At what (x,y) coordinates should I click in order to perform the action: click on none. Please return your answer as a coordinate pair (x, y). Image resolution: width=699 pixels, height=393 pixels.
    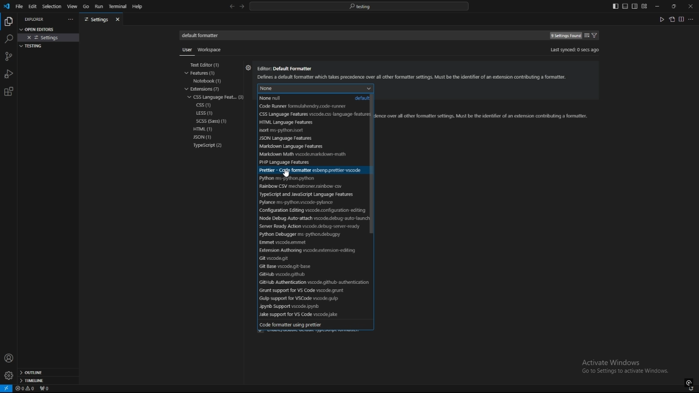
    Looking at the image, I should click on (395, 88).